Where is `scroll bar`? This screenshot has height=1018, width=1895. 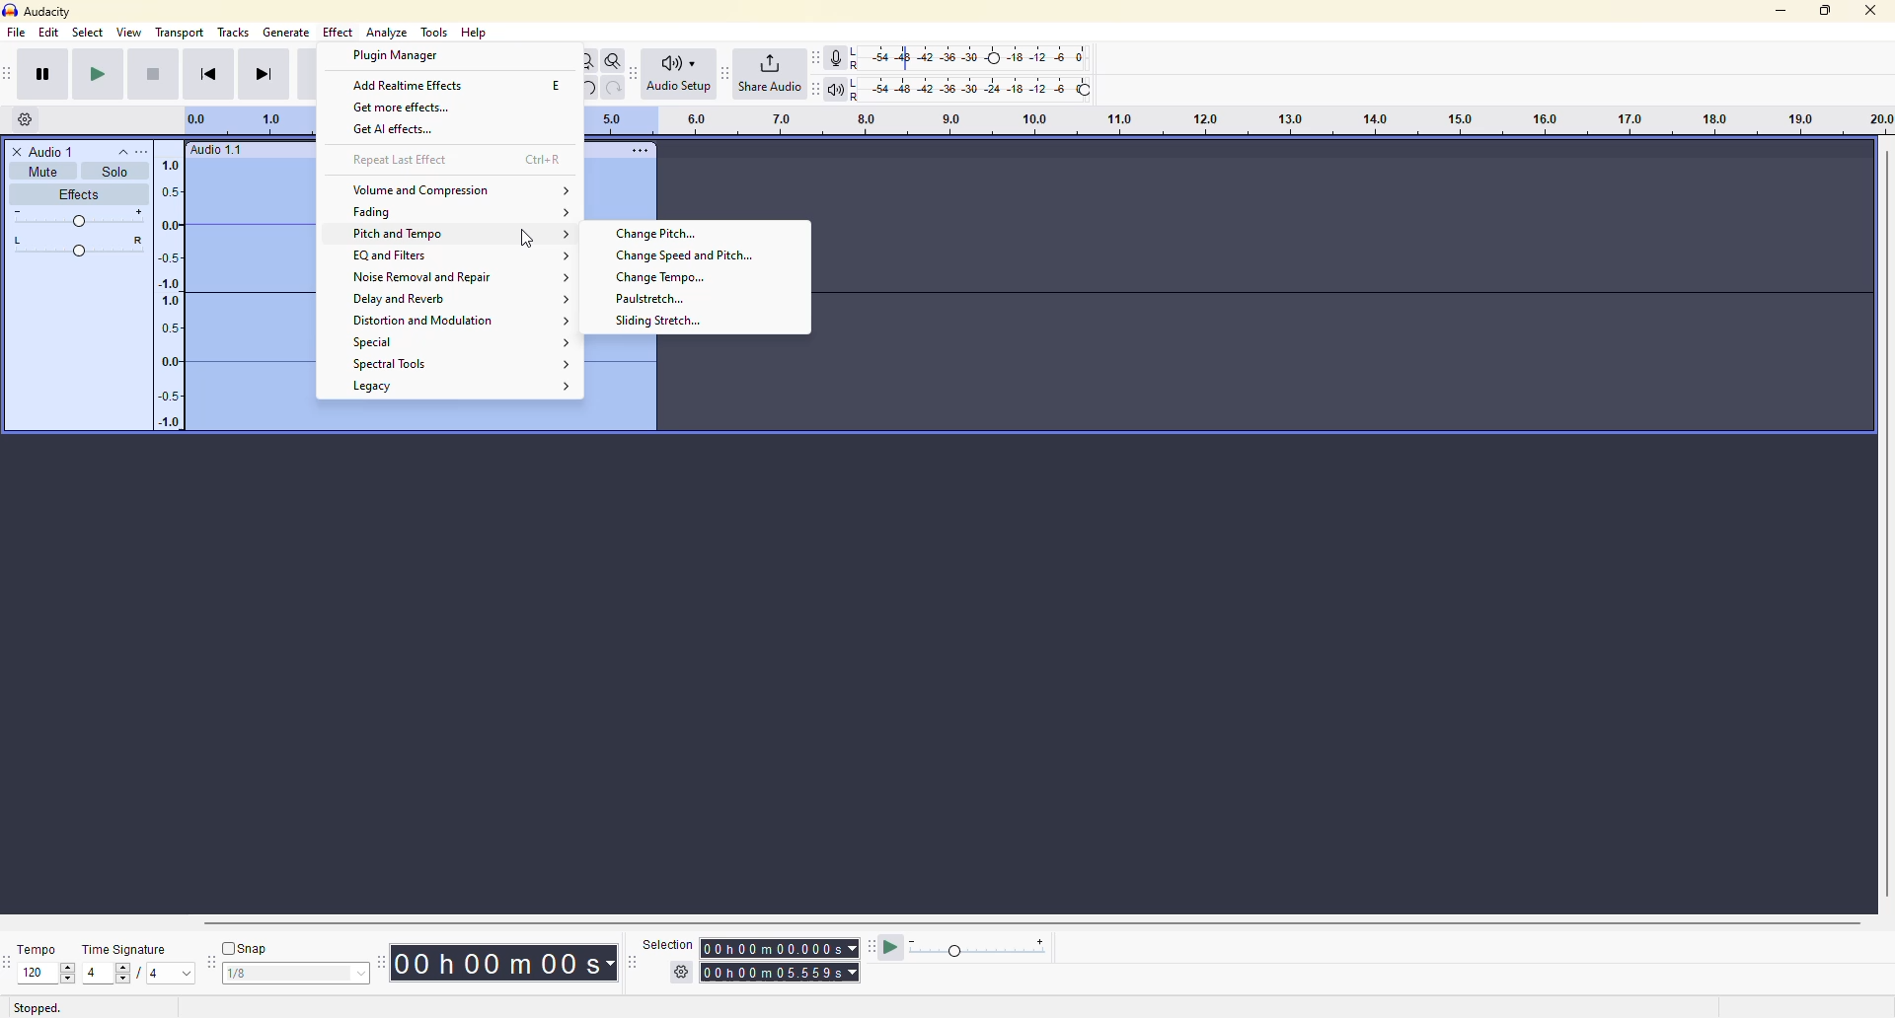 scroll bar is located at coordinates (1008, 922).